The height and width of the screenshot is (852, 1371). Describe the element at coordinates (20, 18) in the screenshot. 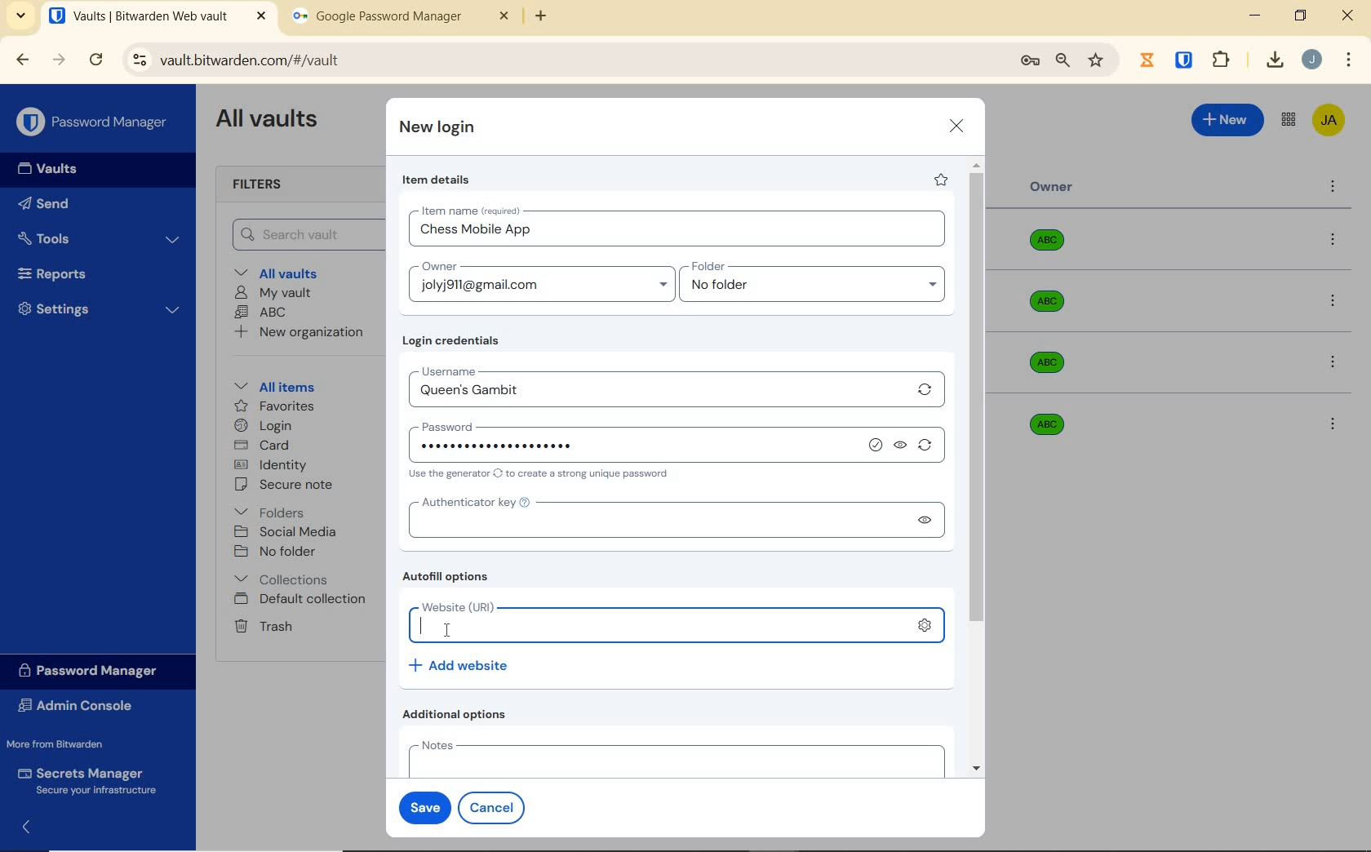

I see `search tabs` at that location.